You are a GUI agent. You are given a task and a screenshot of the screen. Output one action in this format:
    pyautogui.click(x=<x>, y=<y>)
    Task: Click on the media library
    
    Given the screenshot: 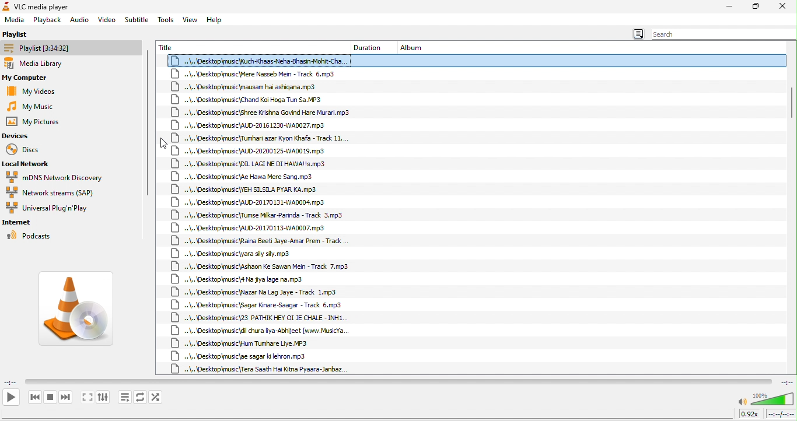 What is the action you would take?
    pyautogui.click(x=43, y=64)
    